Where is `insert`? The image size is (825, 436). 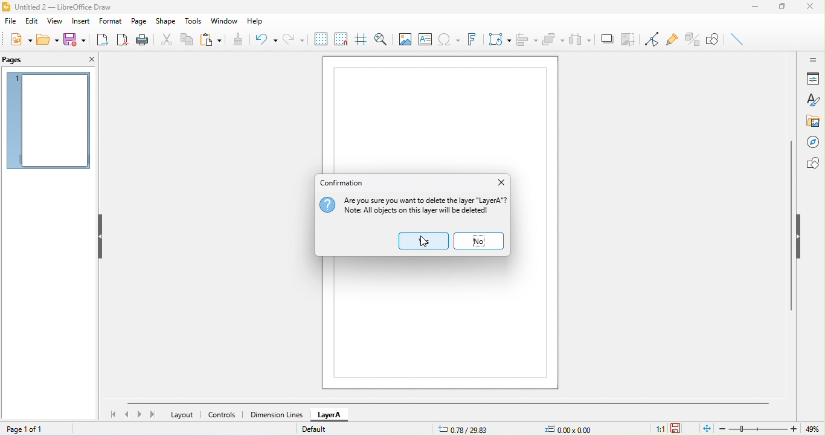 insert is located at coordinates (82, 22).